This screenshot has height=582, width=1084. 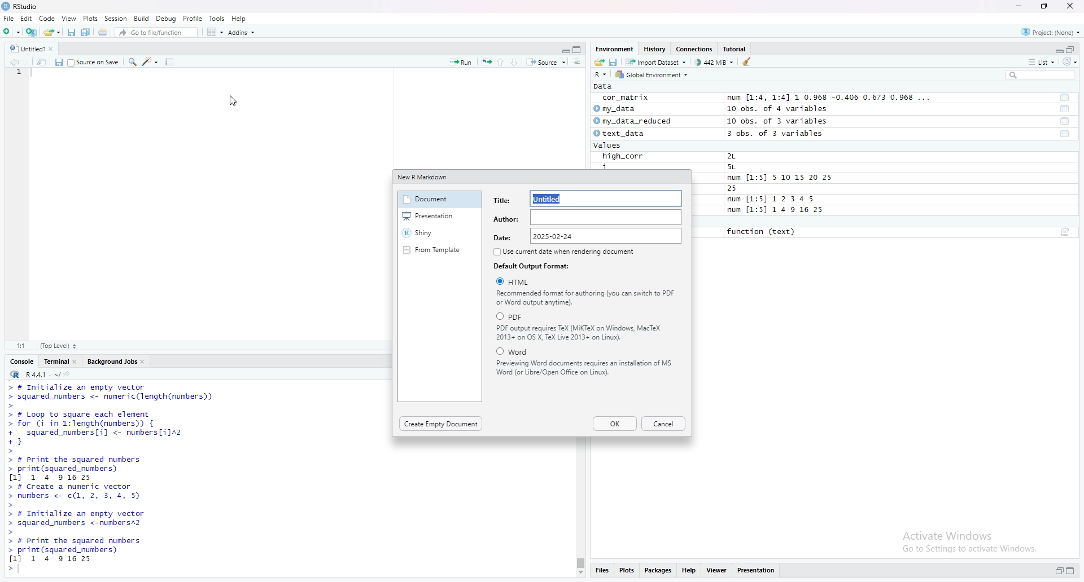 I want to click on Shiny, so click(x=438, y=233).